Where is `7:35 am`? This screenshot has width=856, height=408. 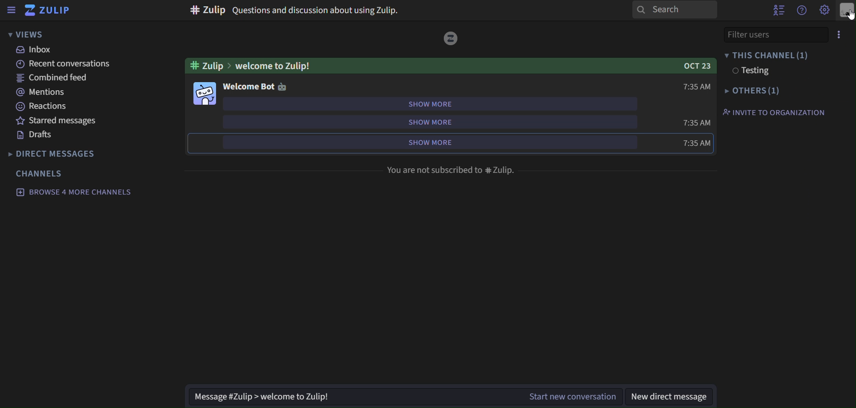
7:35 am is located at coordinates (697, 143).